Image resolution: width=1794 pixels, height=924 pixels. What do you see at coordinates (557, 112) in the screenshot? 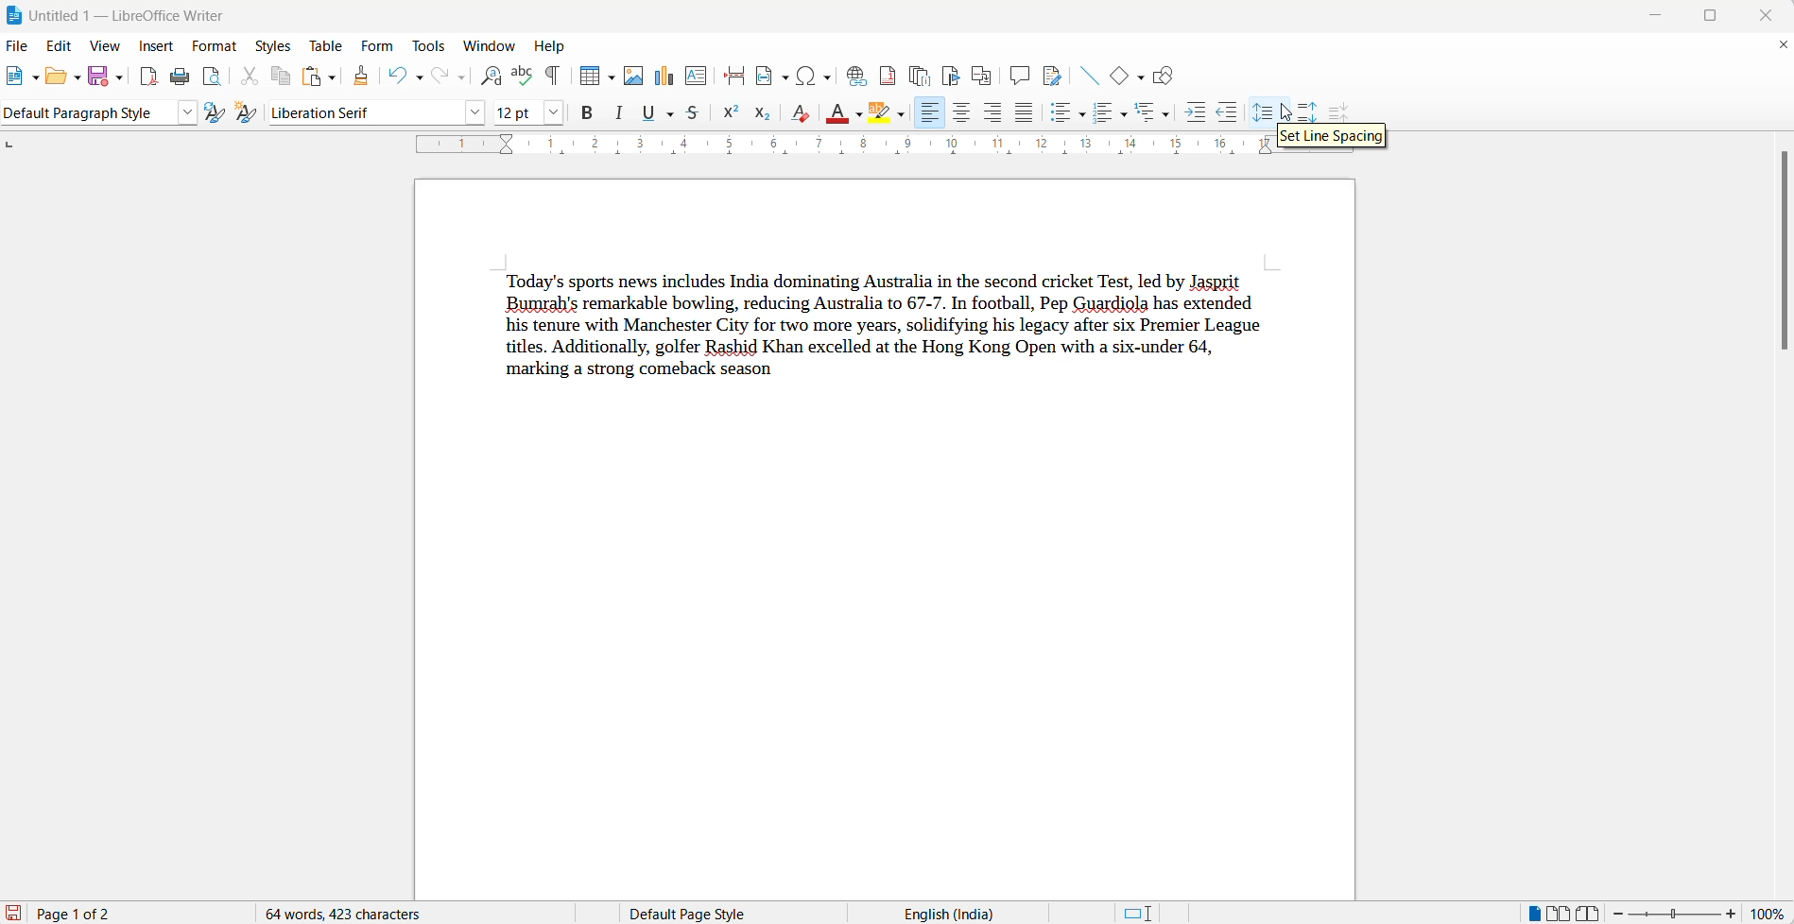
I see `font size options` at bounding box center [557, 112].